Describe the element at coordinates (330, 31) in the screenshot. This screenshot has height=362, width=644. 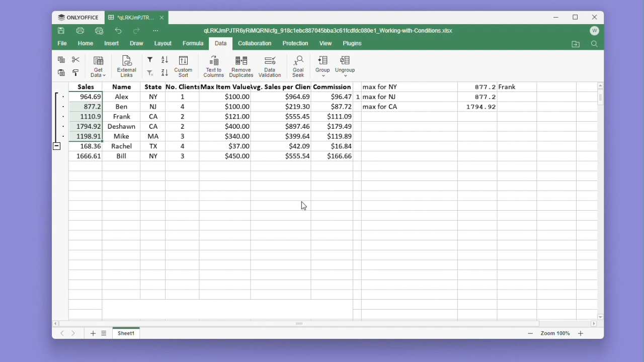
I see `File name` at that location.